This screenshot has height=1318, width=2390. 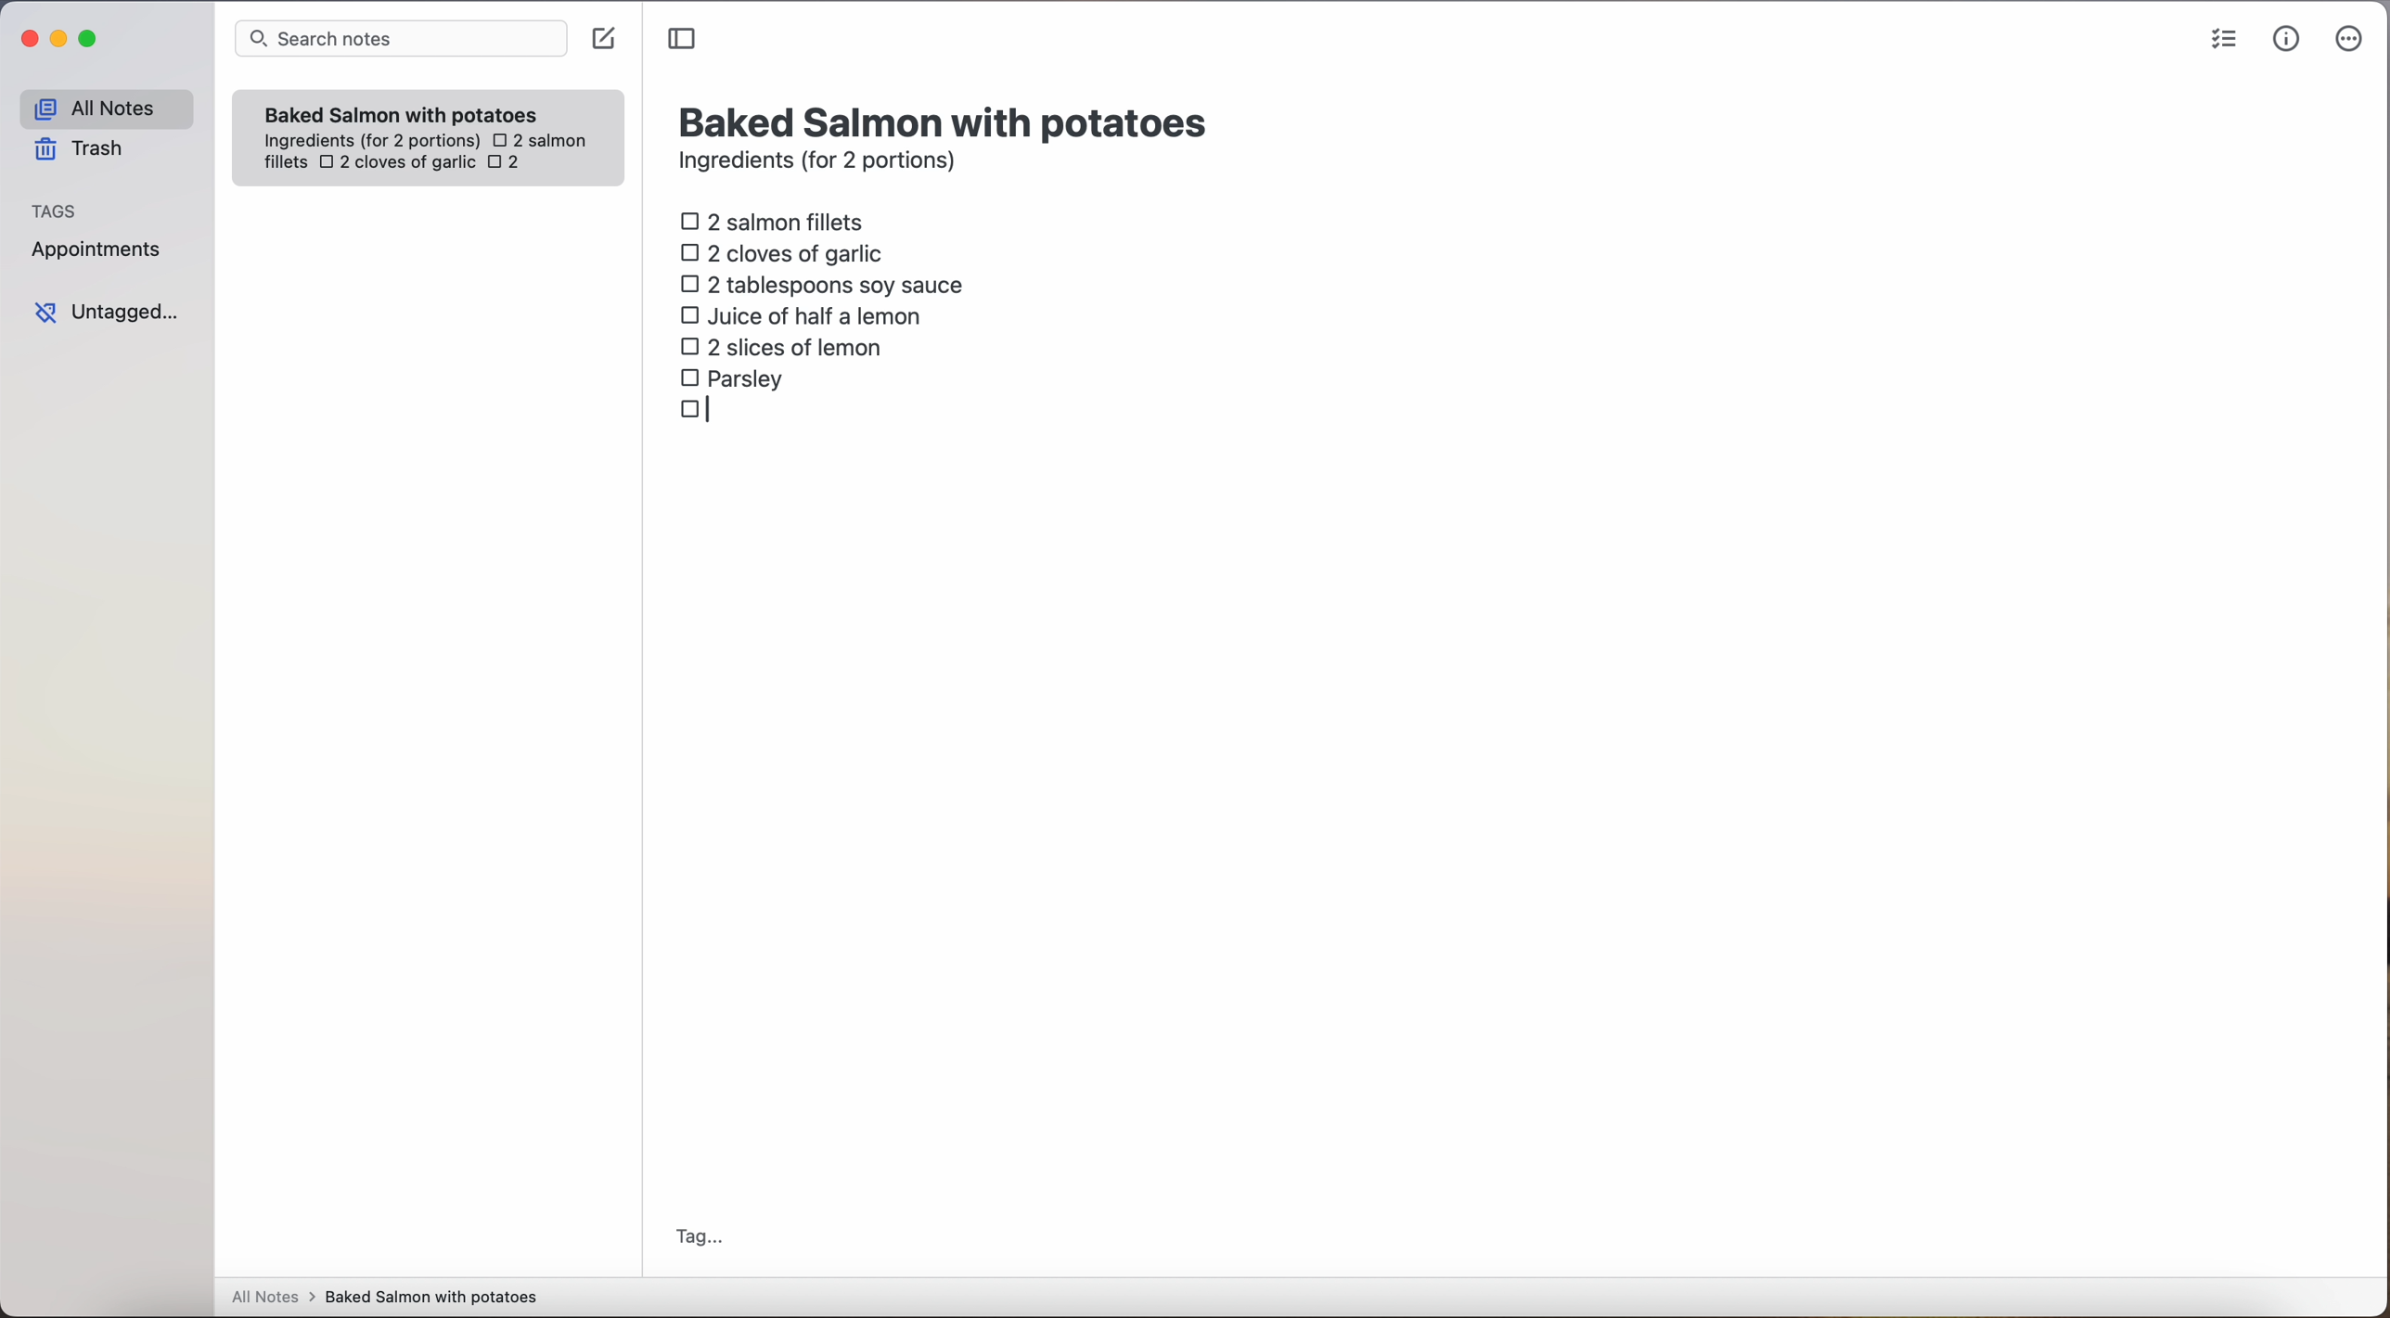 I want to click on trash, so click(x=85, y=149).